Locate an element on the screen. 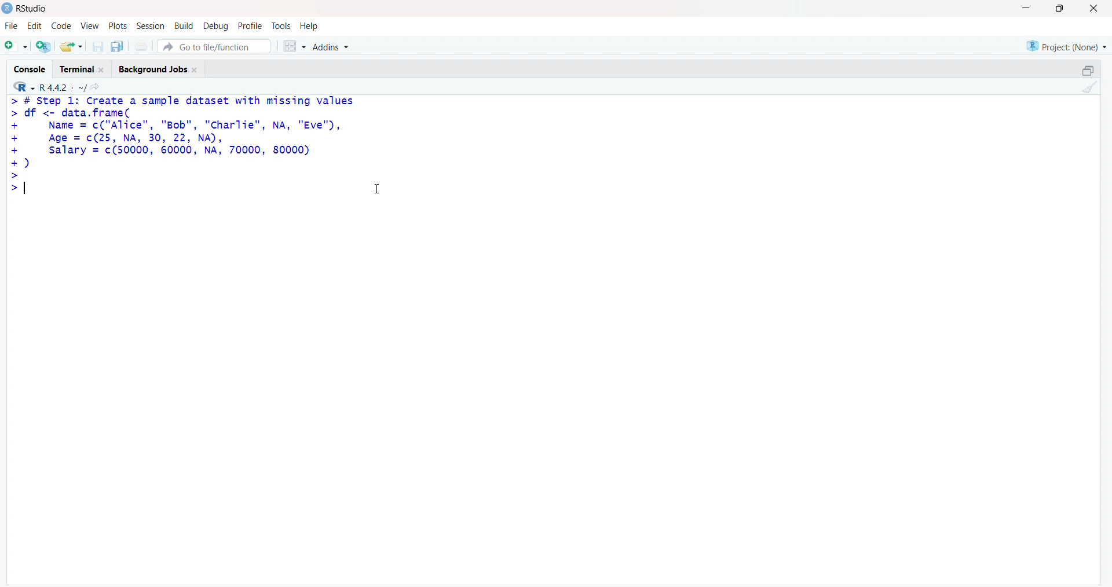  Help is located at coordinates (310, 26).